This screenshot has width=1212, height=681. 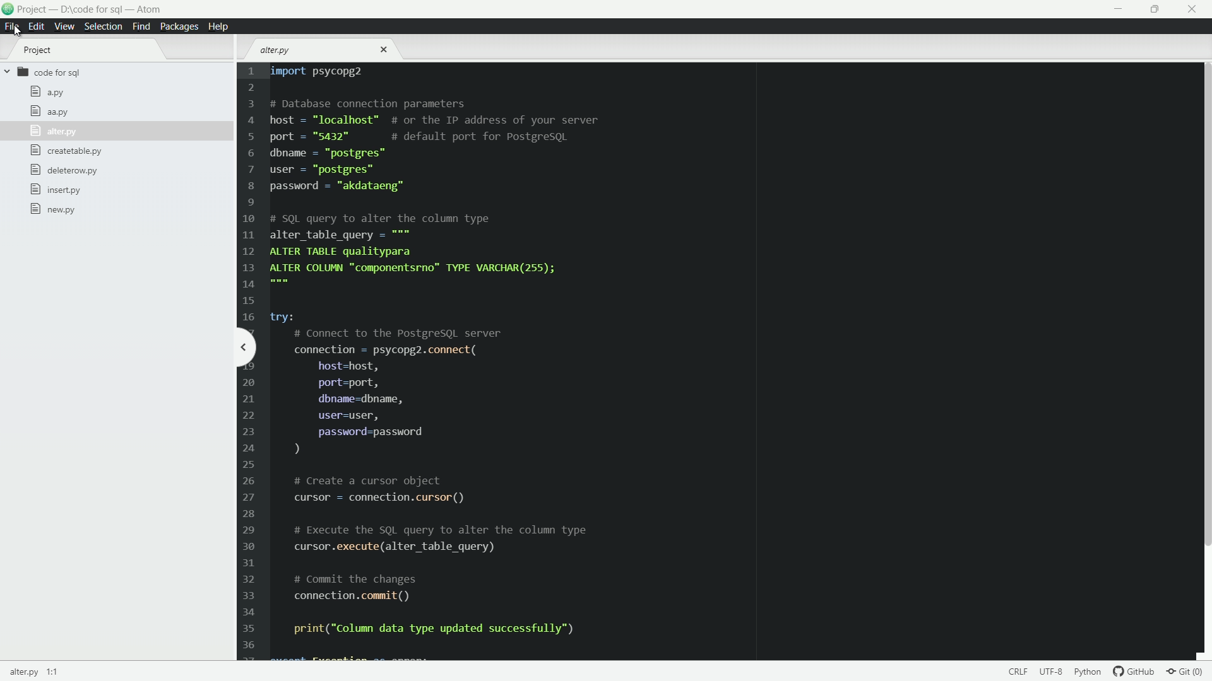 I want to click on import psycopg2 # Database connection parametershost = "localhost™ # or the IP address of your serverport = "5432" # default port for PostgresqQLdbname = “postgres”user = “postgres”password = "akdataeng”# SQL query to alter the column typealter_table_query = """ALTER TABLE qualityparaALTER COLUMN "componentsrno™ TYPE VARCHAR(255);try:# Connect to the PostgresqL serverconnection = psycopg2.connect(host=host,port=port,dbname=dbname,user=user,password=password)# Create a cursor objectcursor = connection.cursor()# Execute the SQL query to alter the column typecursor .execute(alter_table_query)# Commit the changesconnection. commit ()print("Column data type updated successfully"), so click(x=431, y=356).